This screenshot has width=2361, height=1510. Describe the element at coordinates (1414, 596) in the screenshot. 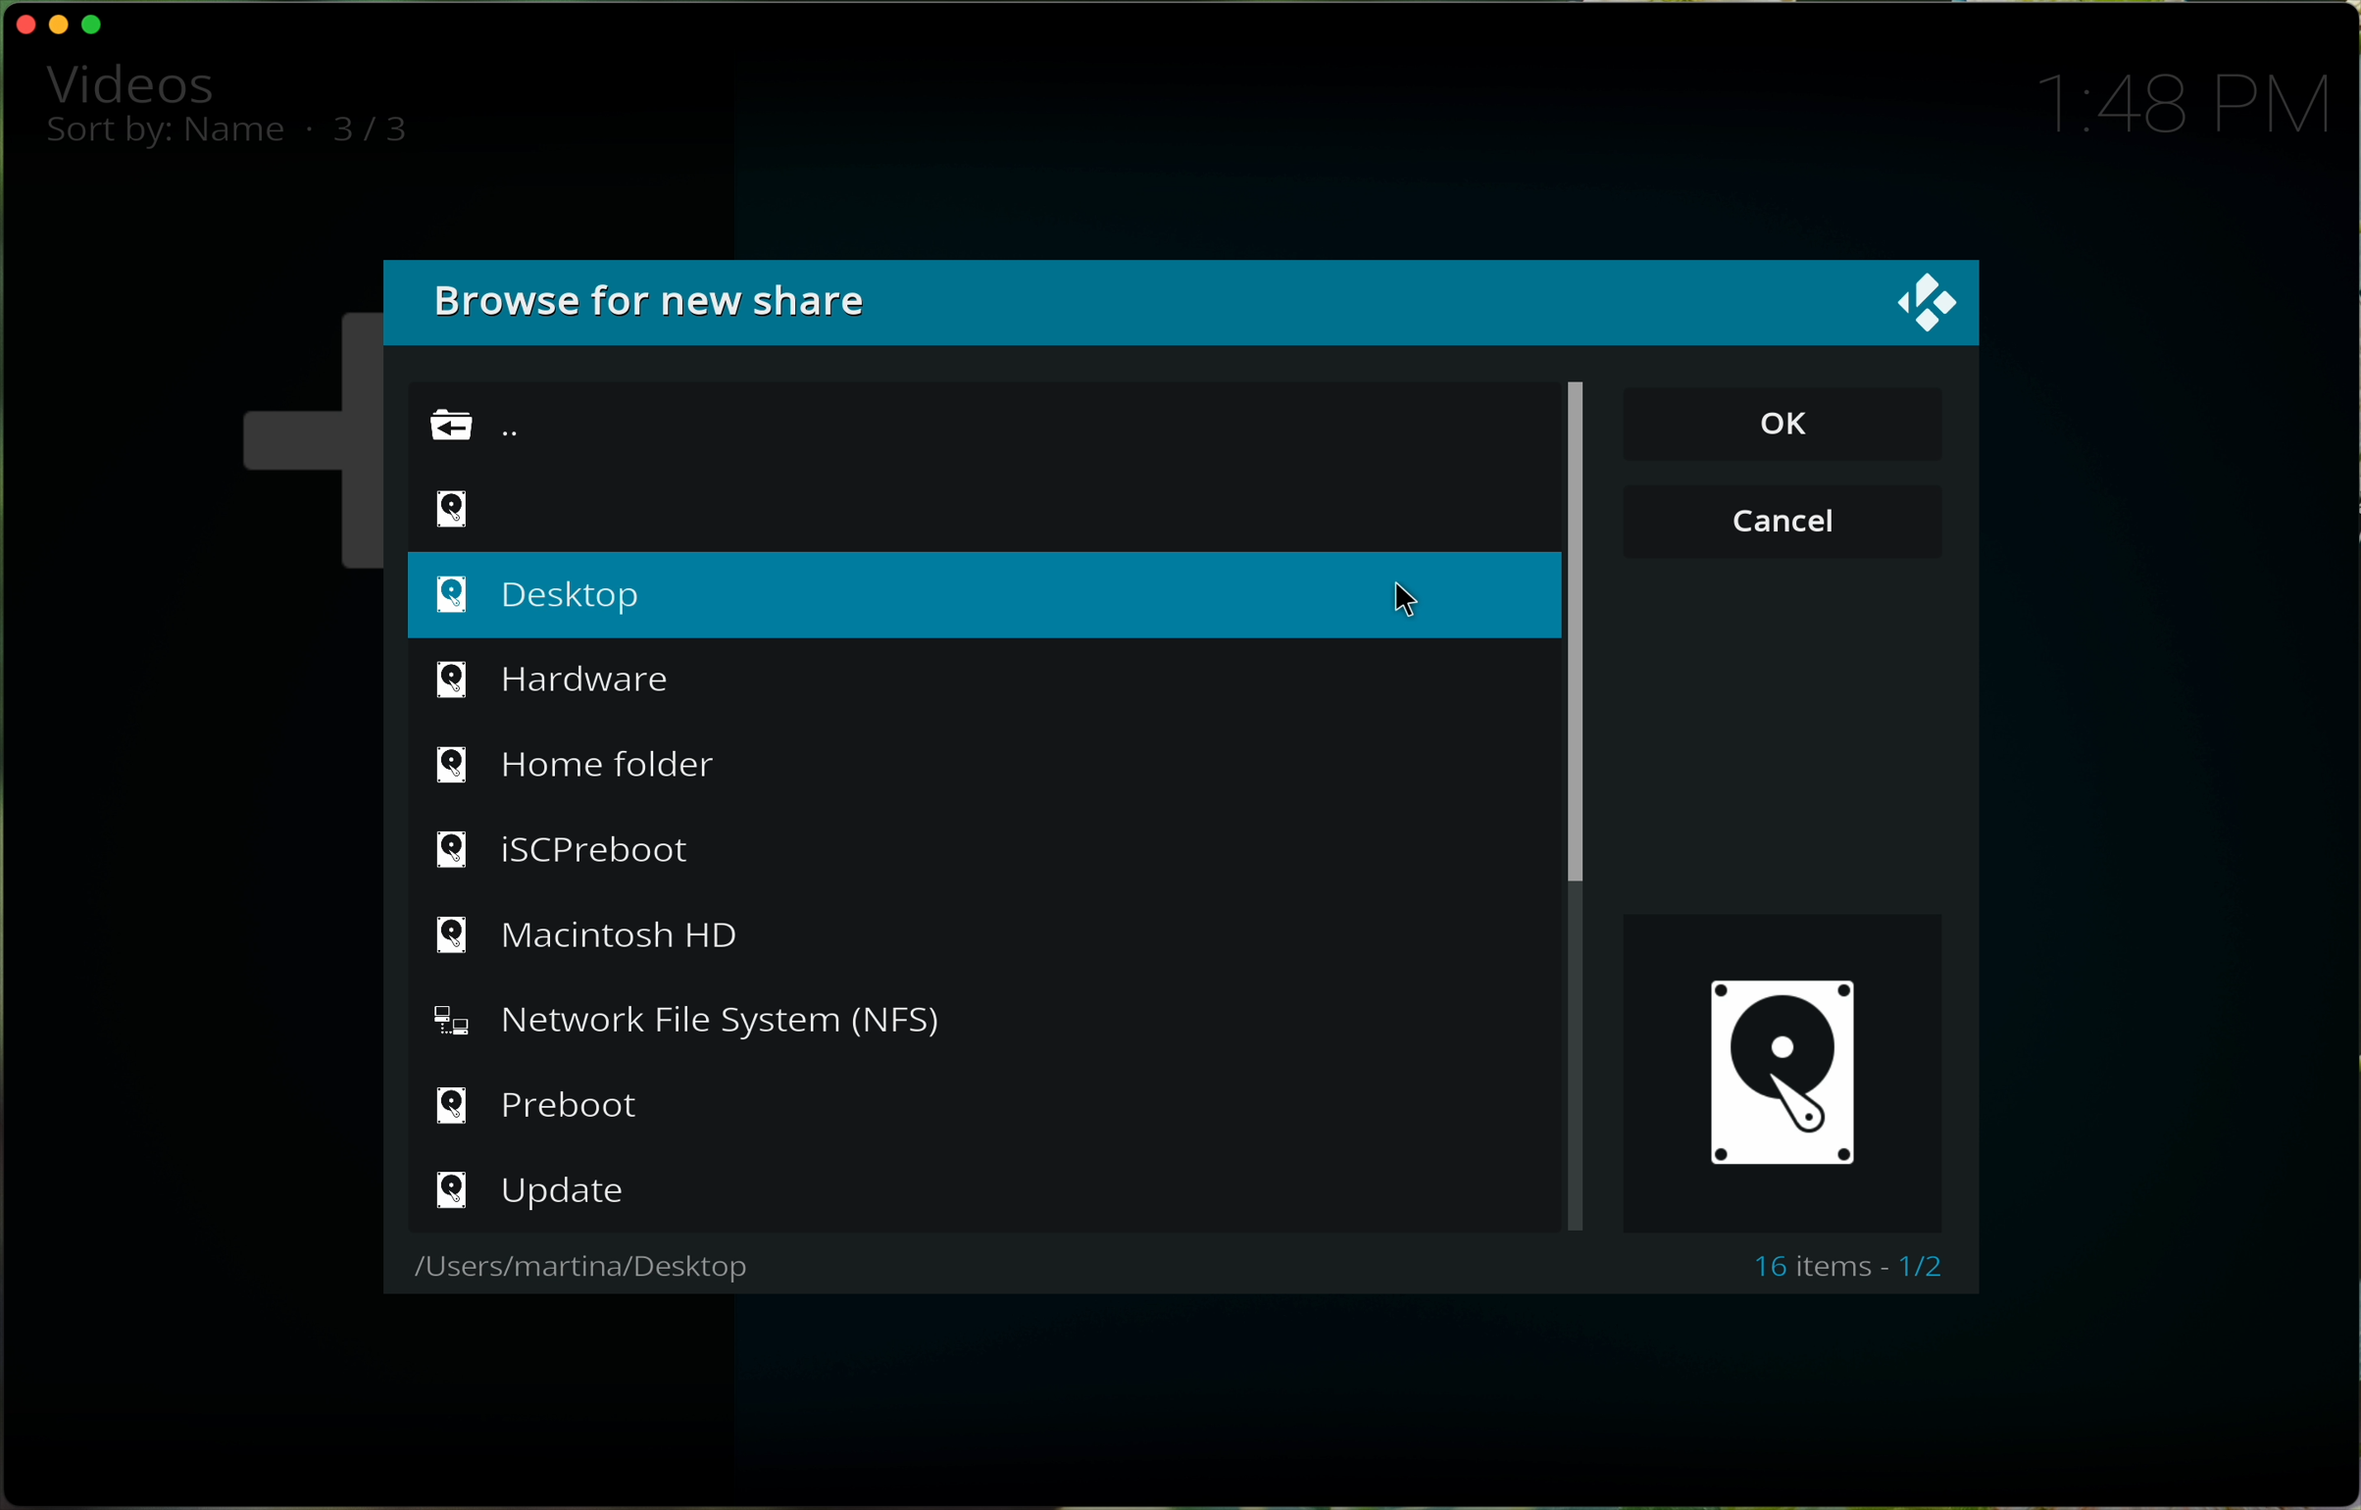

I see `cursor` at that location.